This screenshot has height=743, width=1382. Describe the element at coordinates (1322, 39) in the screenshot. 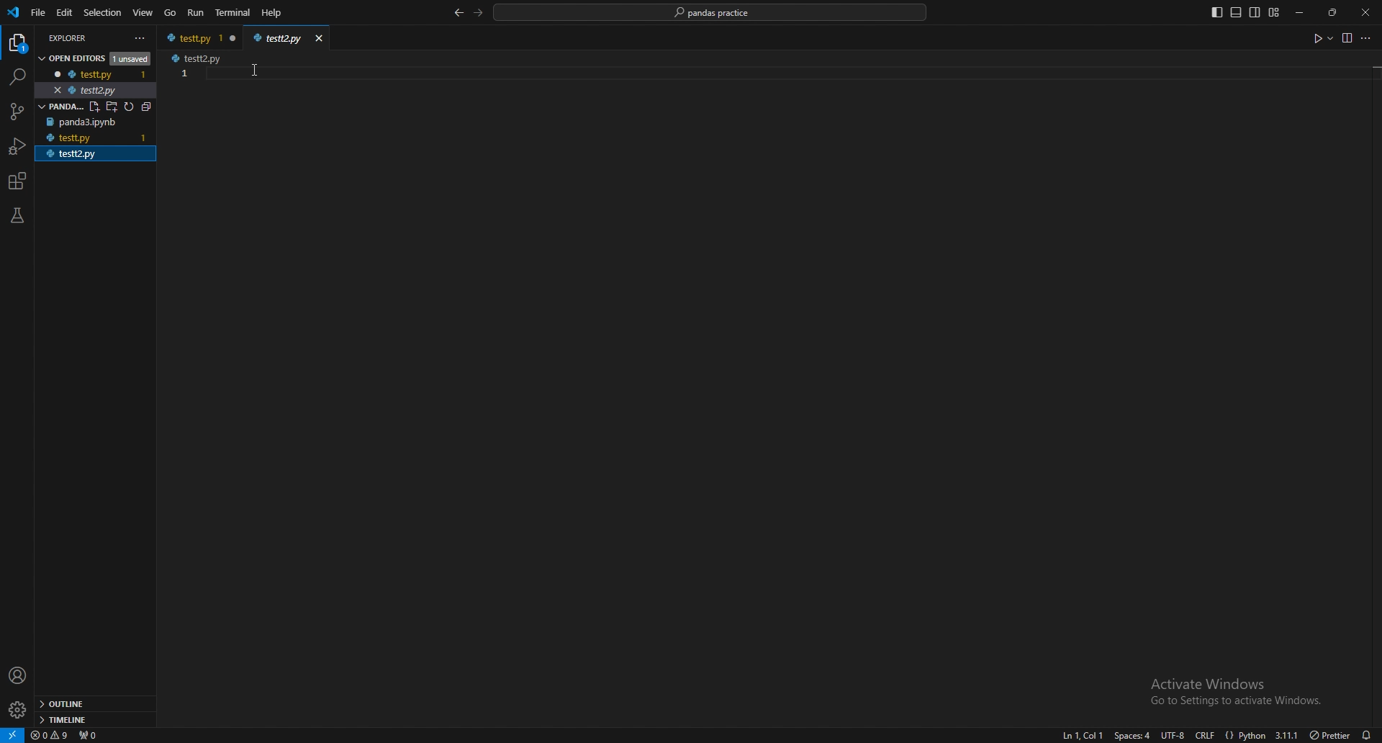

I see `run code ` at that location.